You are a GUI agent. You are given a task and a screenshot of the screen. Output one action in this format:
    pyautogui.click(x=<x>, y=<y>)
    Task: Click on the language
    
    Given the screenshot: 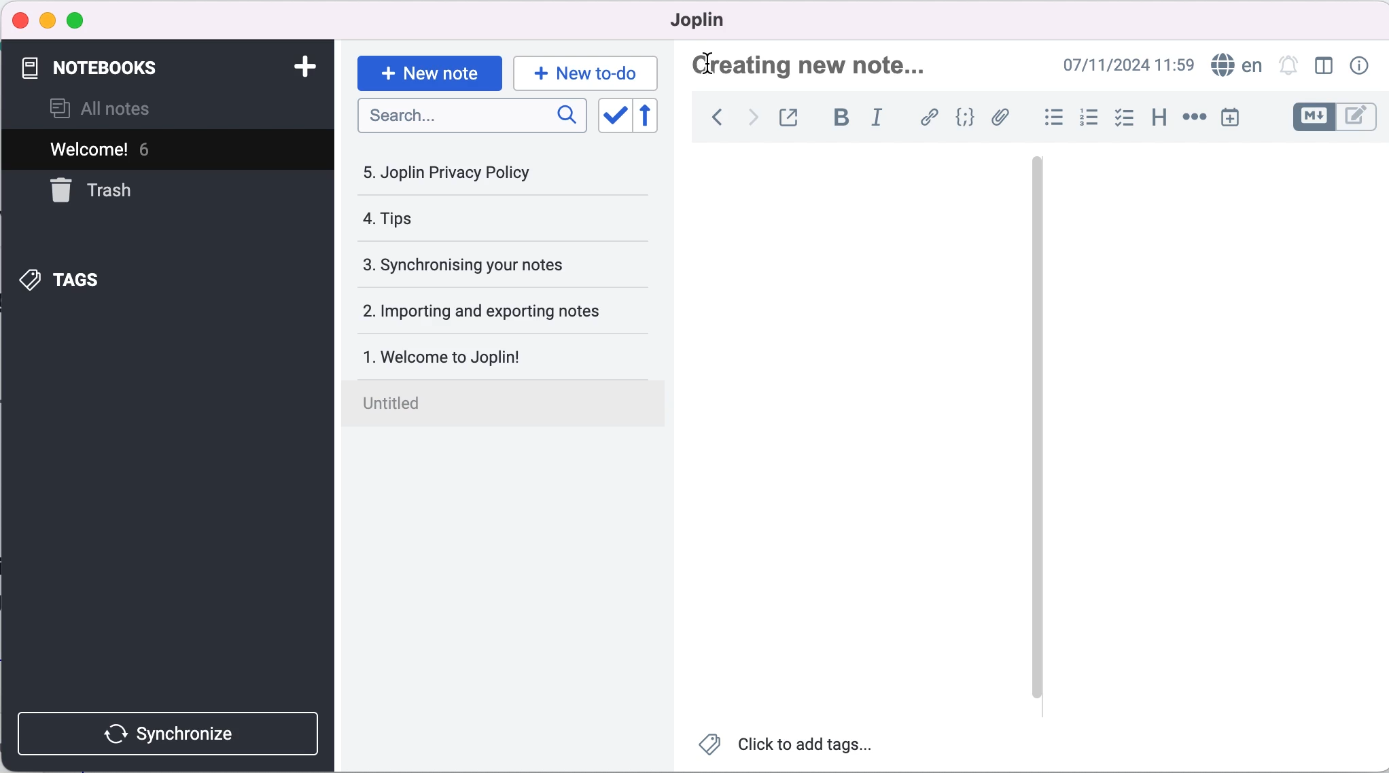 What is the action you would take?
    pyautogui.click(x=1235, y=66)
    